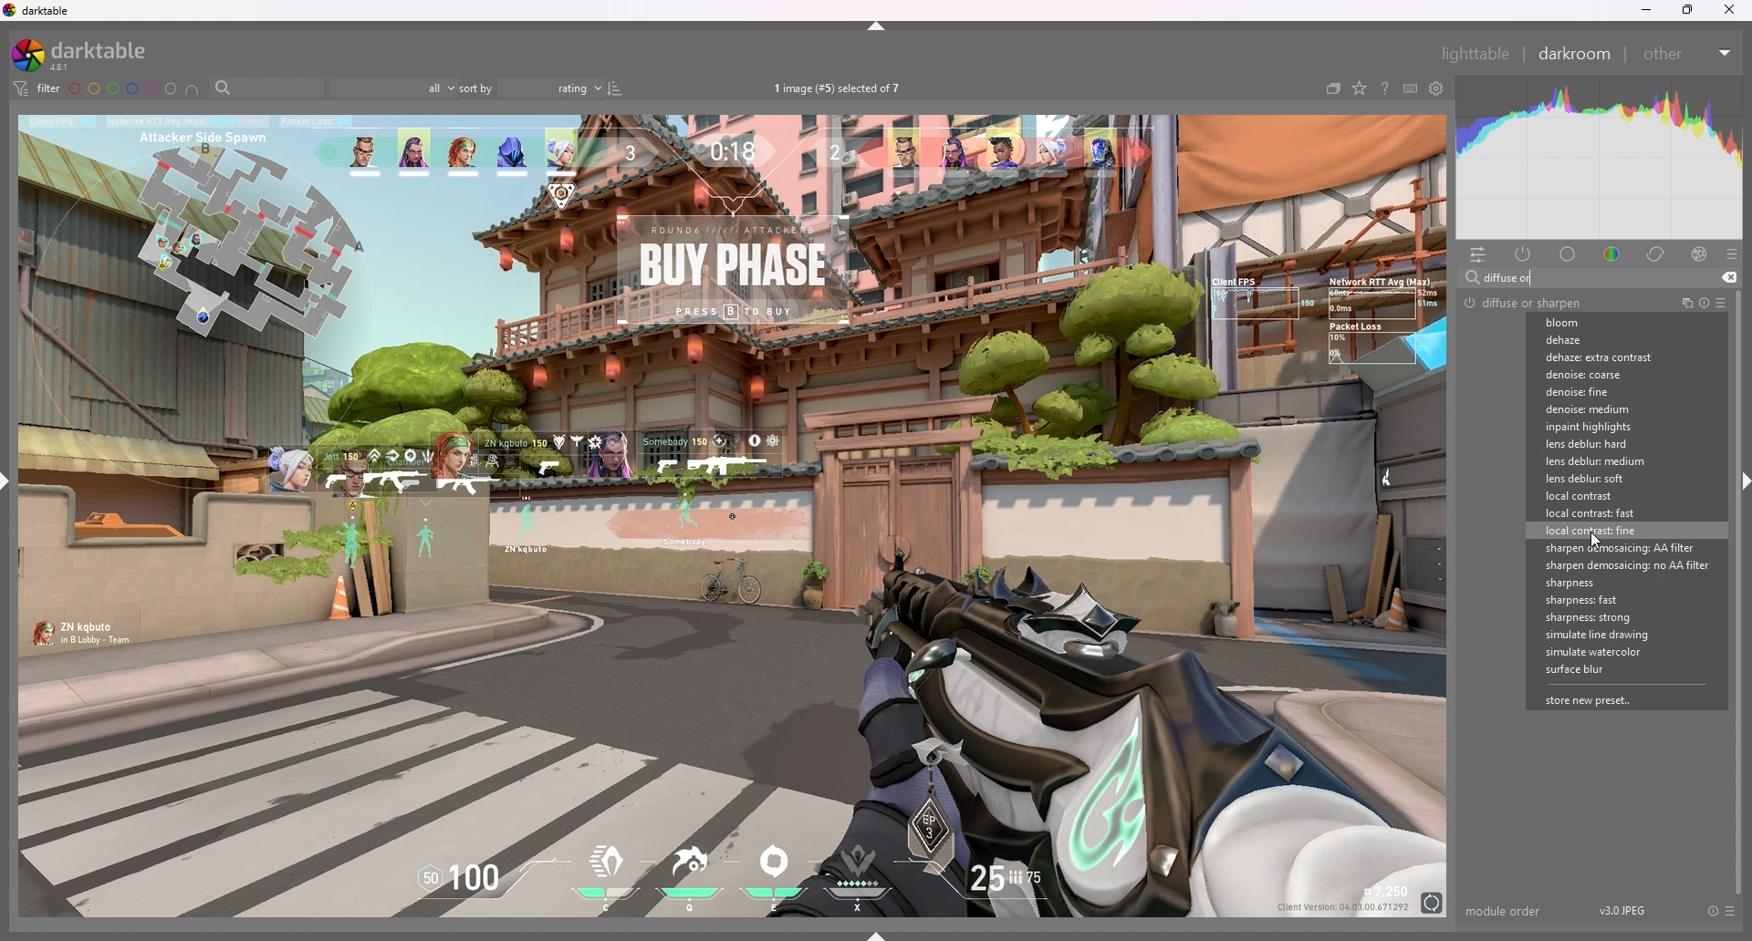 The image size is (1752, 941). Describe the element at coordinates (1614, 253) in the screenshot. I see `color` at that location.